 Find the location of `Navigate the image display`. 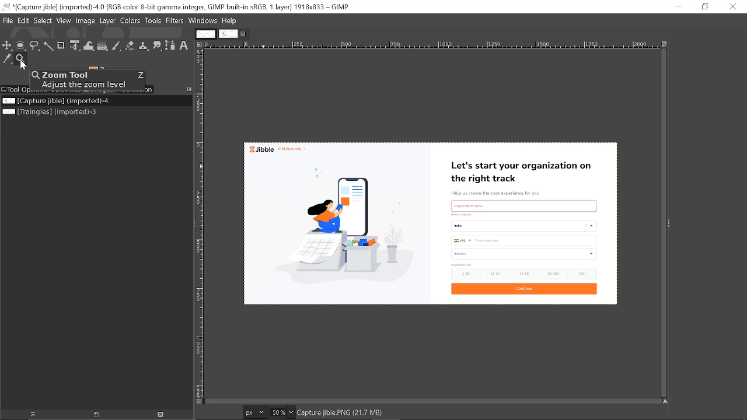

Navigate the image display is located at coordinates (666, 402).